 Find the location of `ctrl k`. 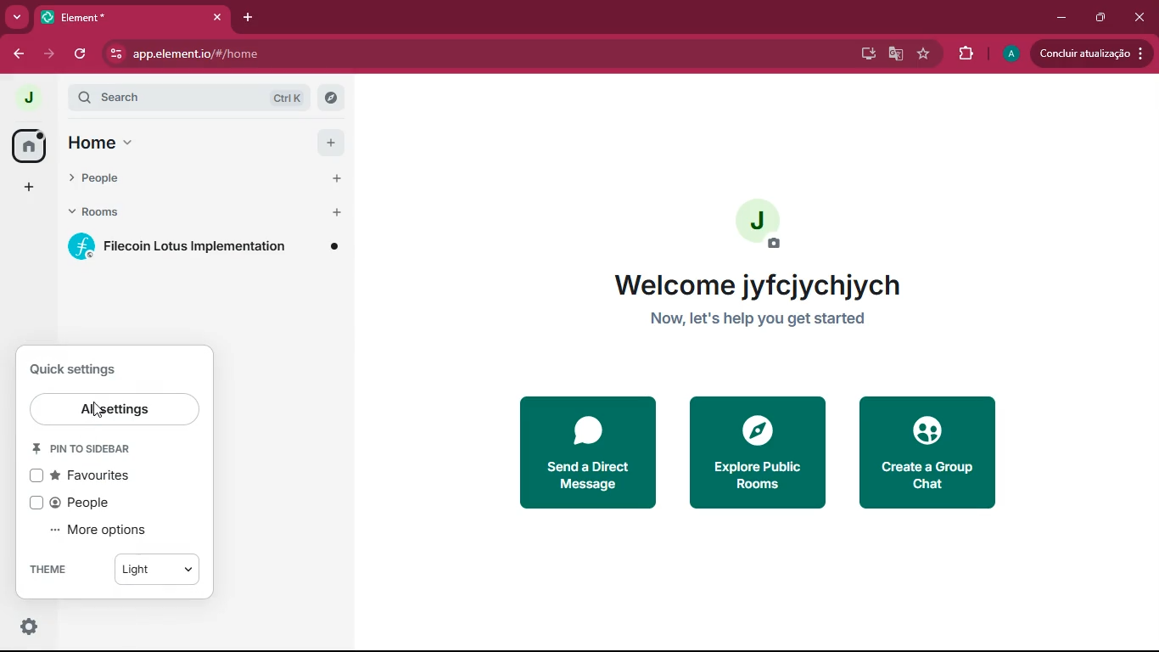

ctrl k is located at coordinates (288, 98).